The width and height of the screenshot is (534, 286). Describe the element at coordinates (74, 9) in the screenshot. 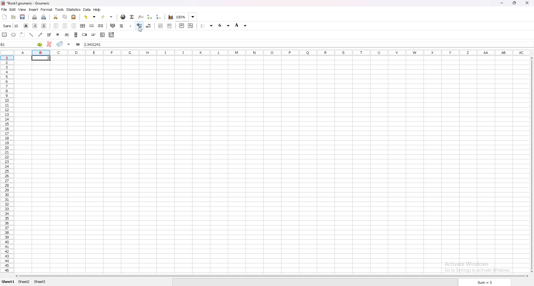

I see `statistics` at that location.